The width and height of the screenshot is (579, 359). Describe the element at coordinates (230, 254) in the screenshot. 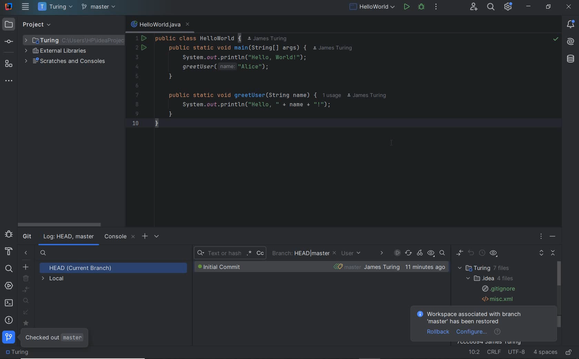

I see `RECENT SEARCH` at that location.